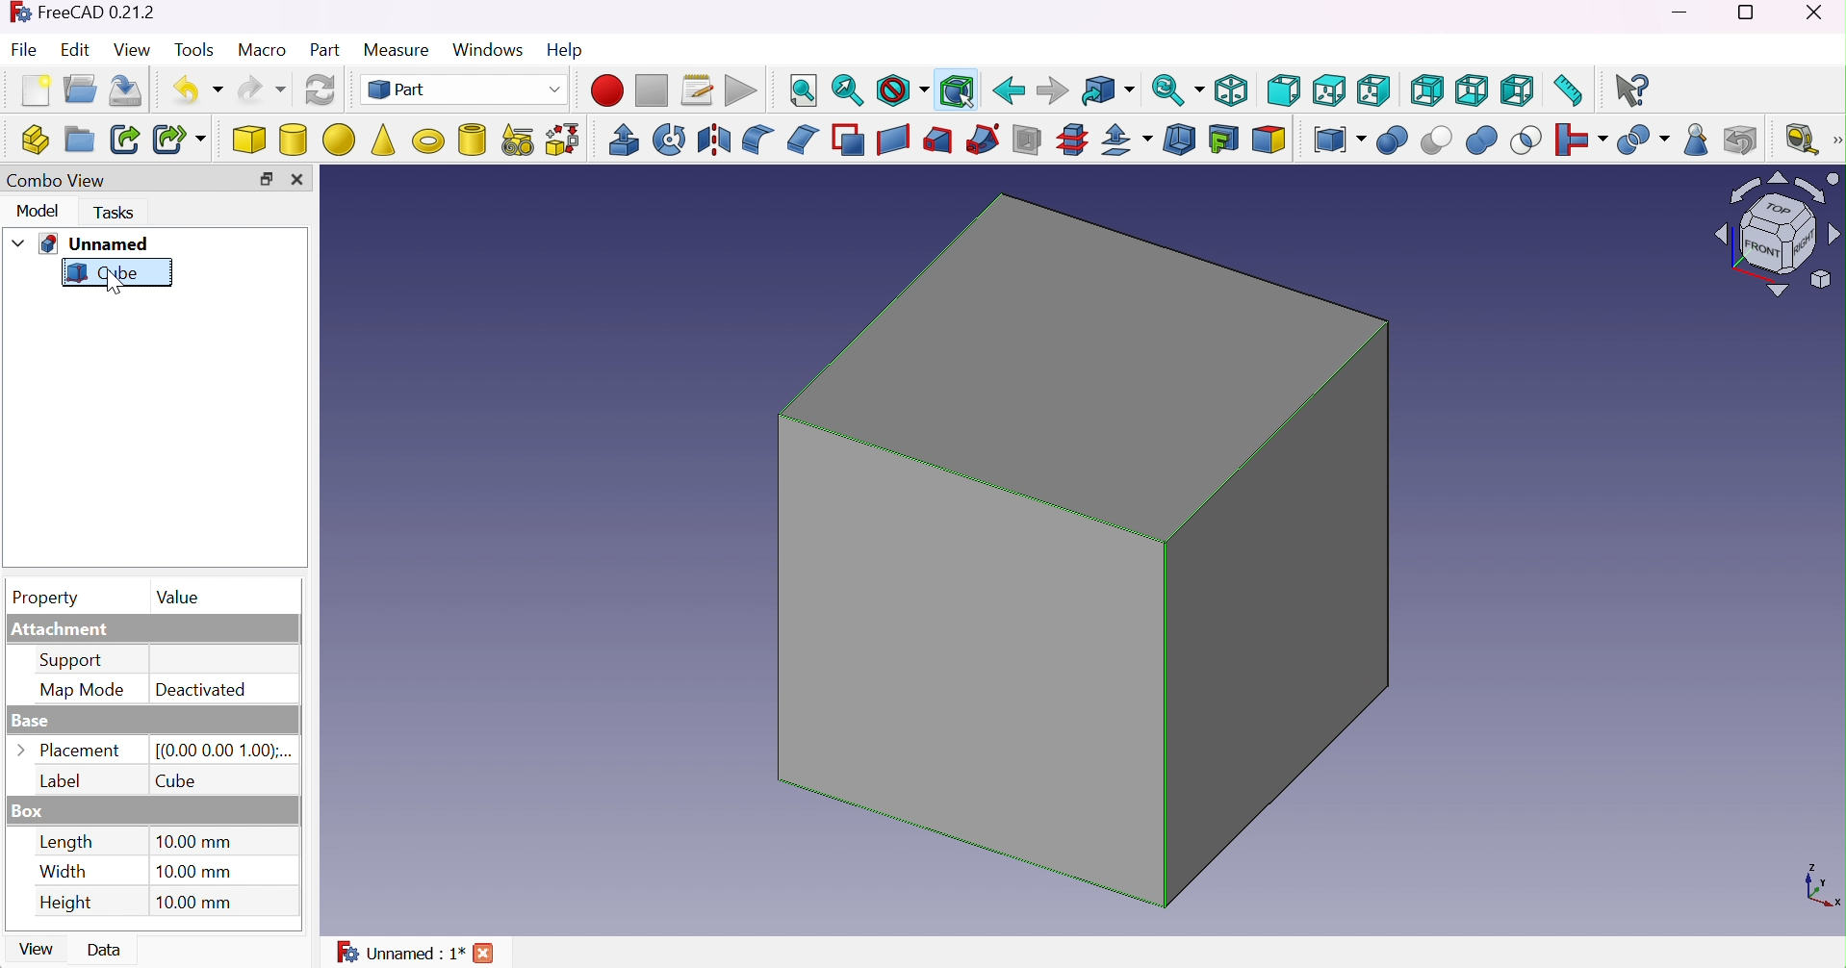  What do you see at coordinates (1084, 553) in the screenshot?
I see `Cube` at bounding box center [1084, 553].